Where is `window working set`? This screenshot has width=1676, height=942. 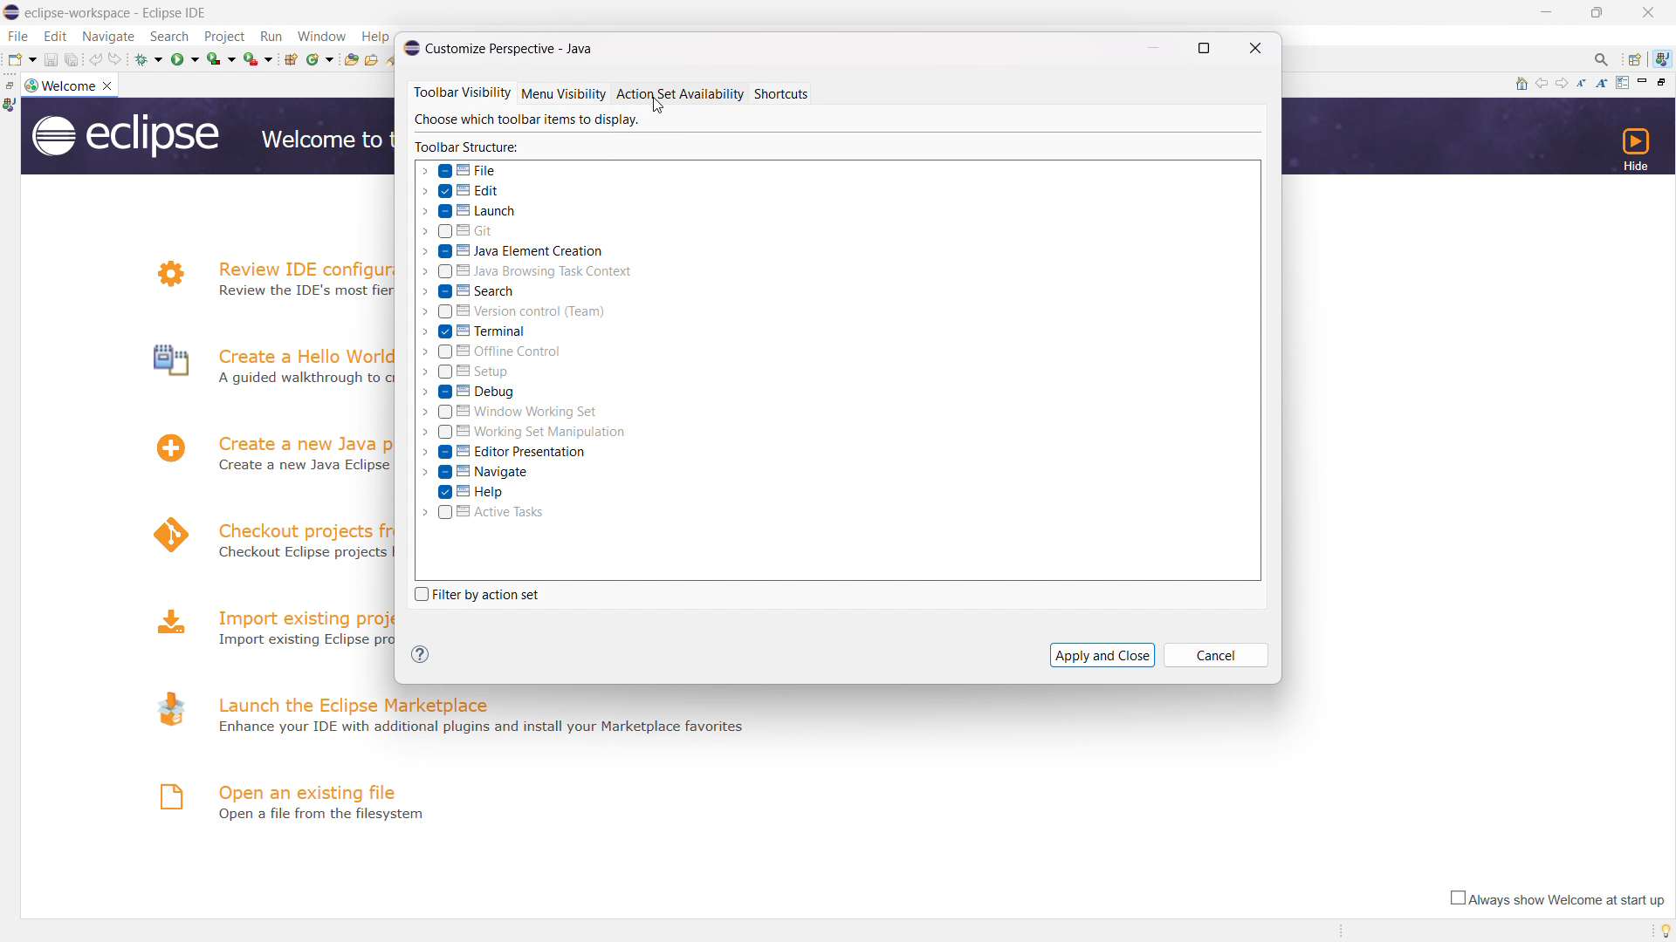 window working set is located at coordinates (506, 412).